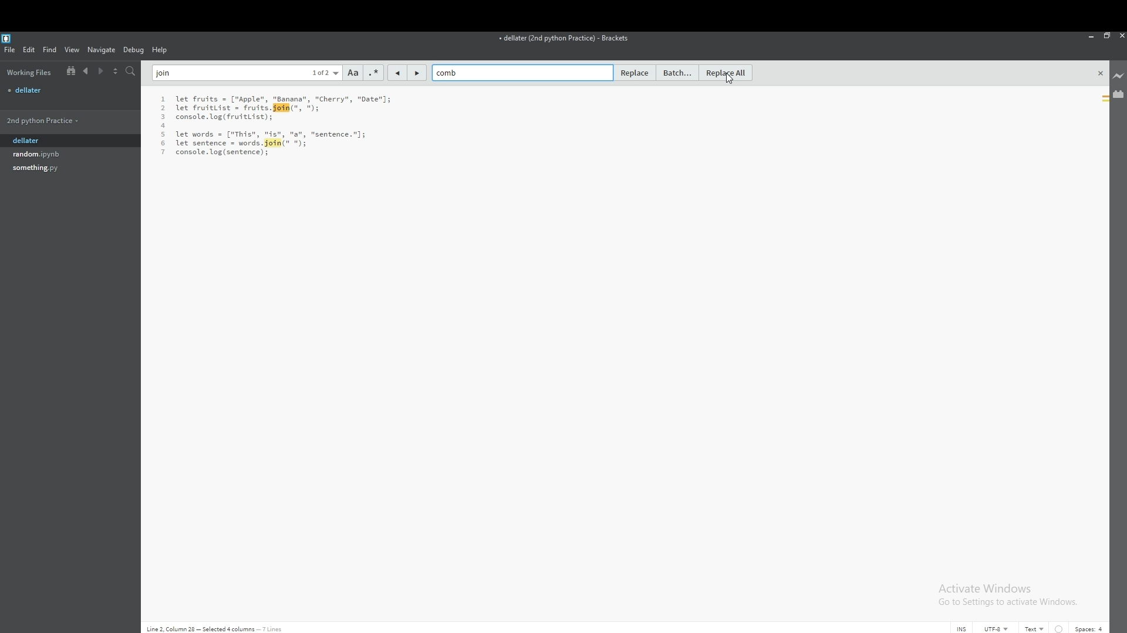 This screenshot has height=633, width=1127. I want to click on replace text, so click(448, 72).